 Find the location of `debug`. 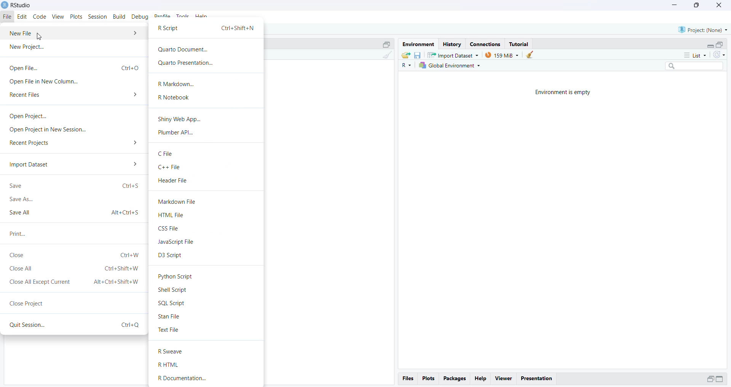

debug is located at coordinates (141, 17).